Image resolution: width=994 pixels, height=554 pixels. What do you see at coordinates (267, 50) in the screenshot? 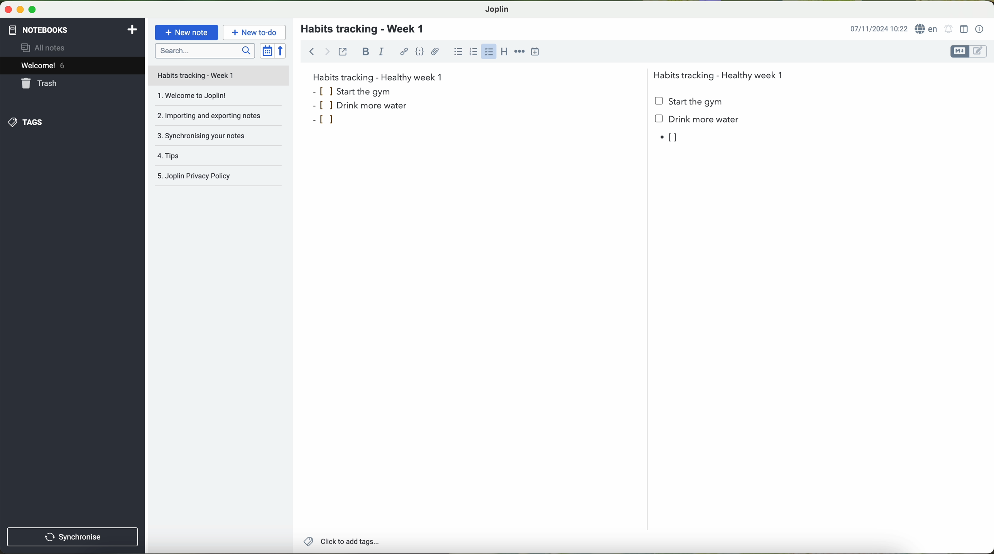
I see `toggle sort order field` at bounding box center [267, 50].